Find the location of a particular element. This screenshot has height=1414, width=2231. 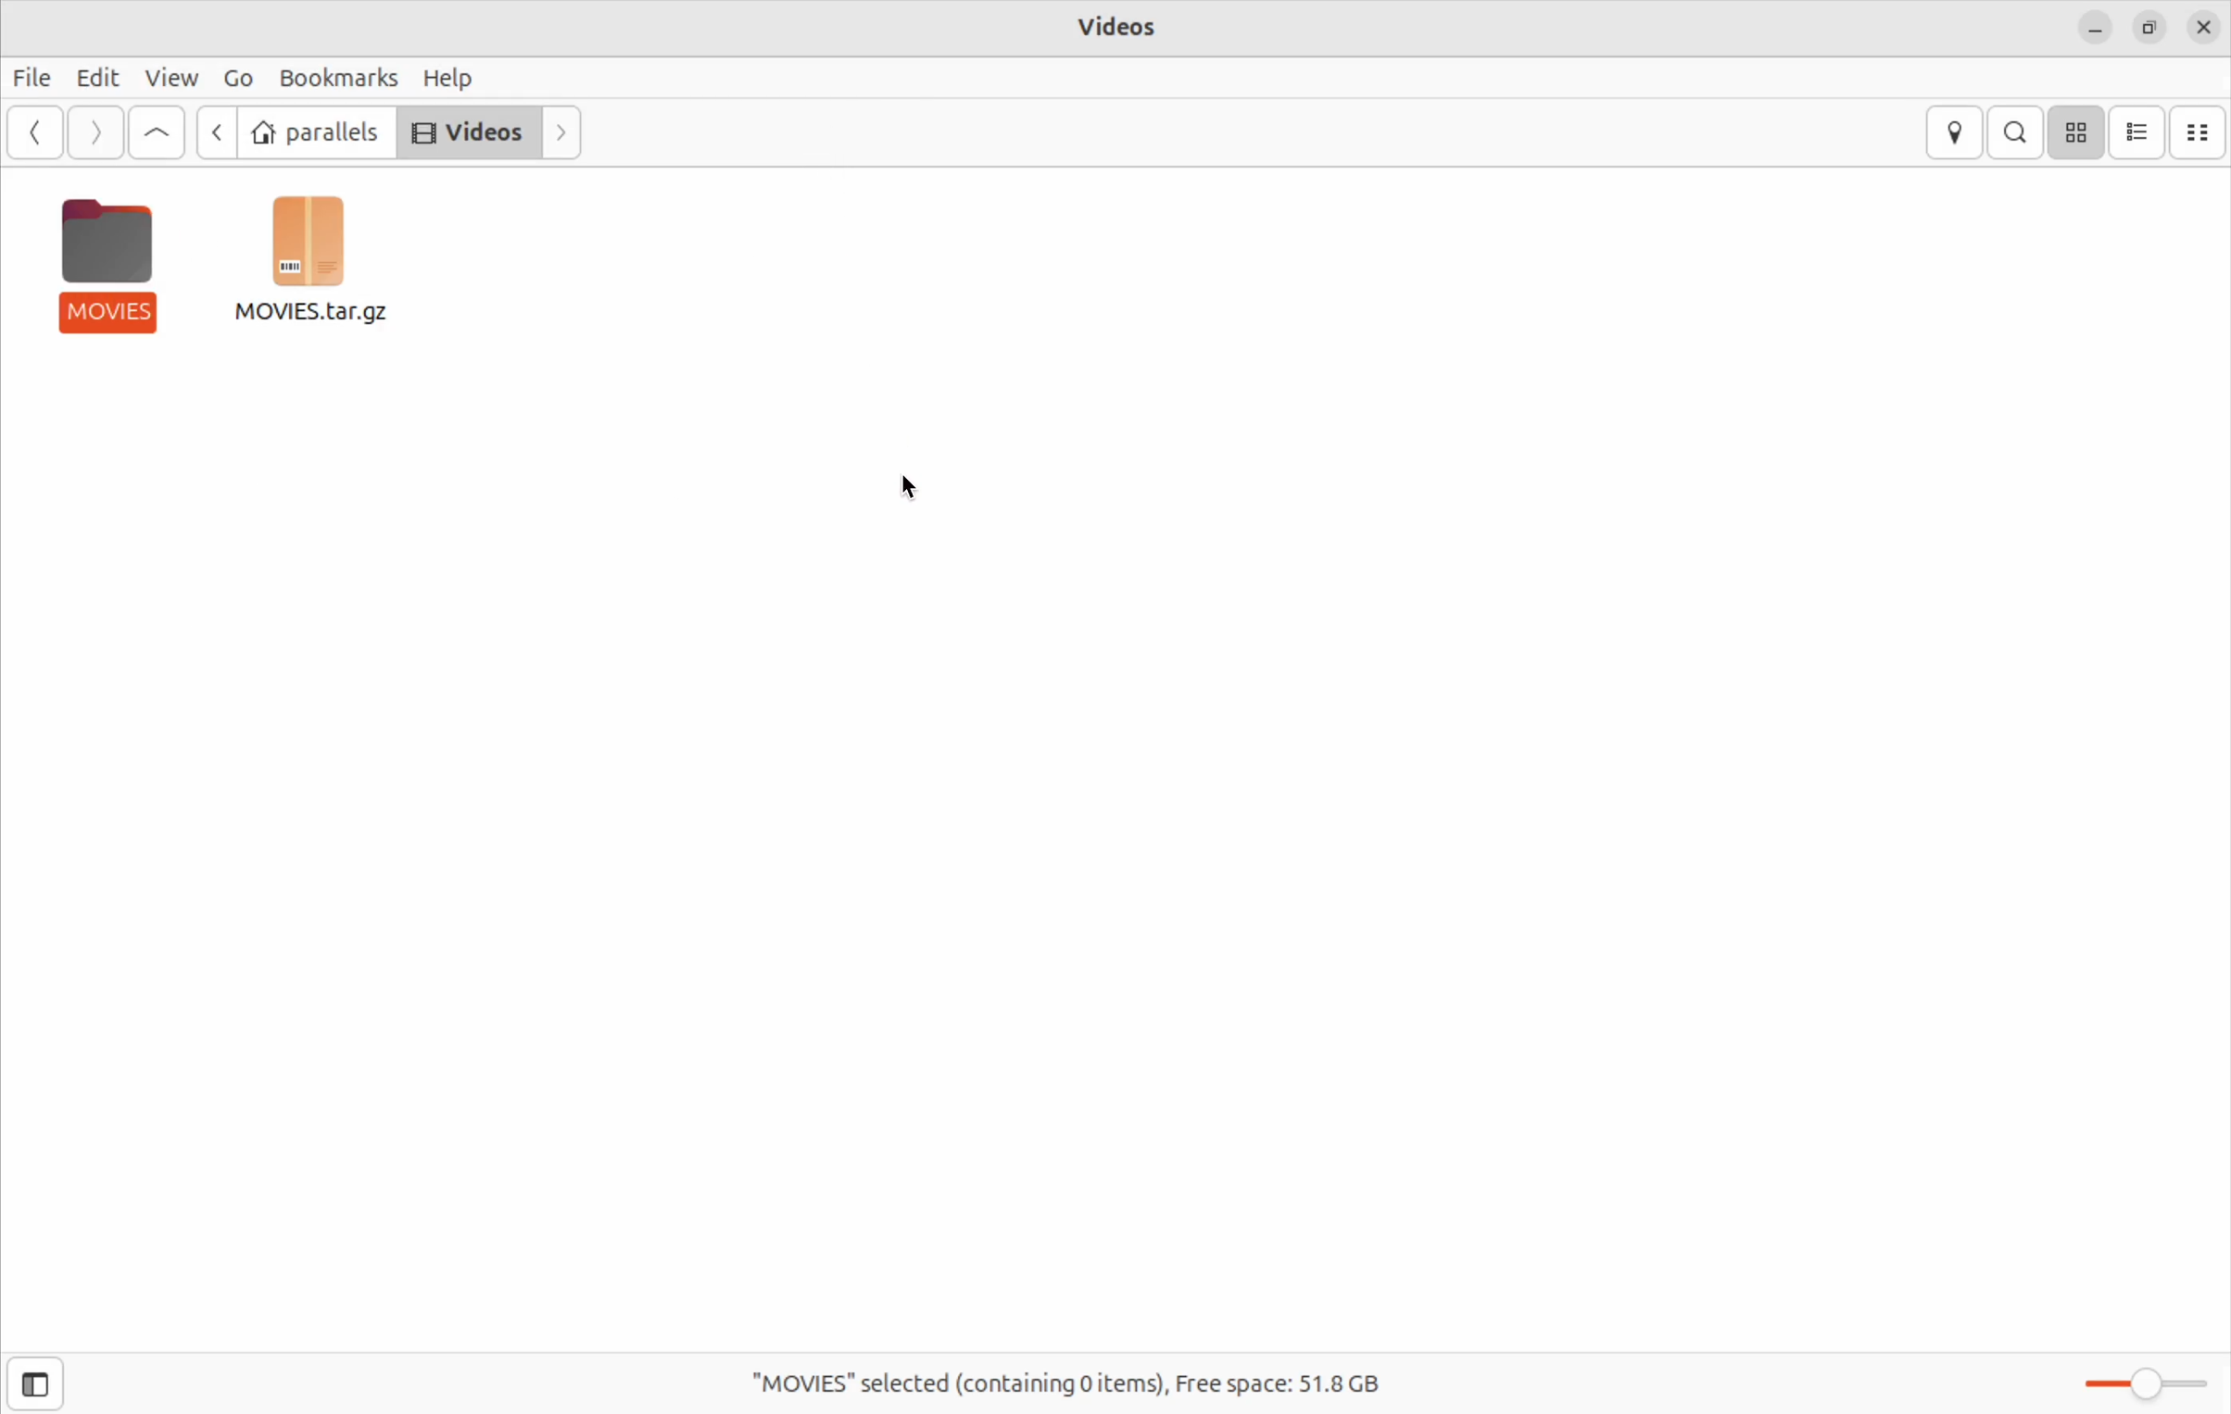

icon view is located at coordinates (2075, 134).